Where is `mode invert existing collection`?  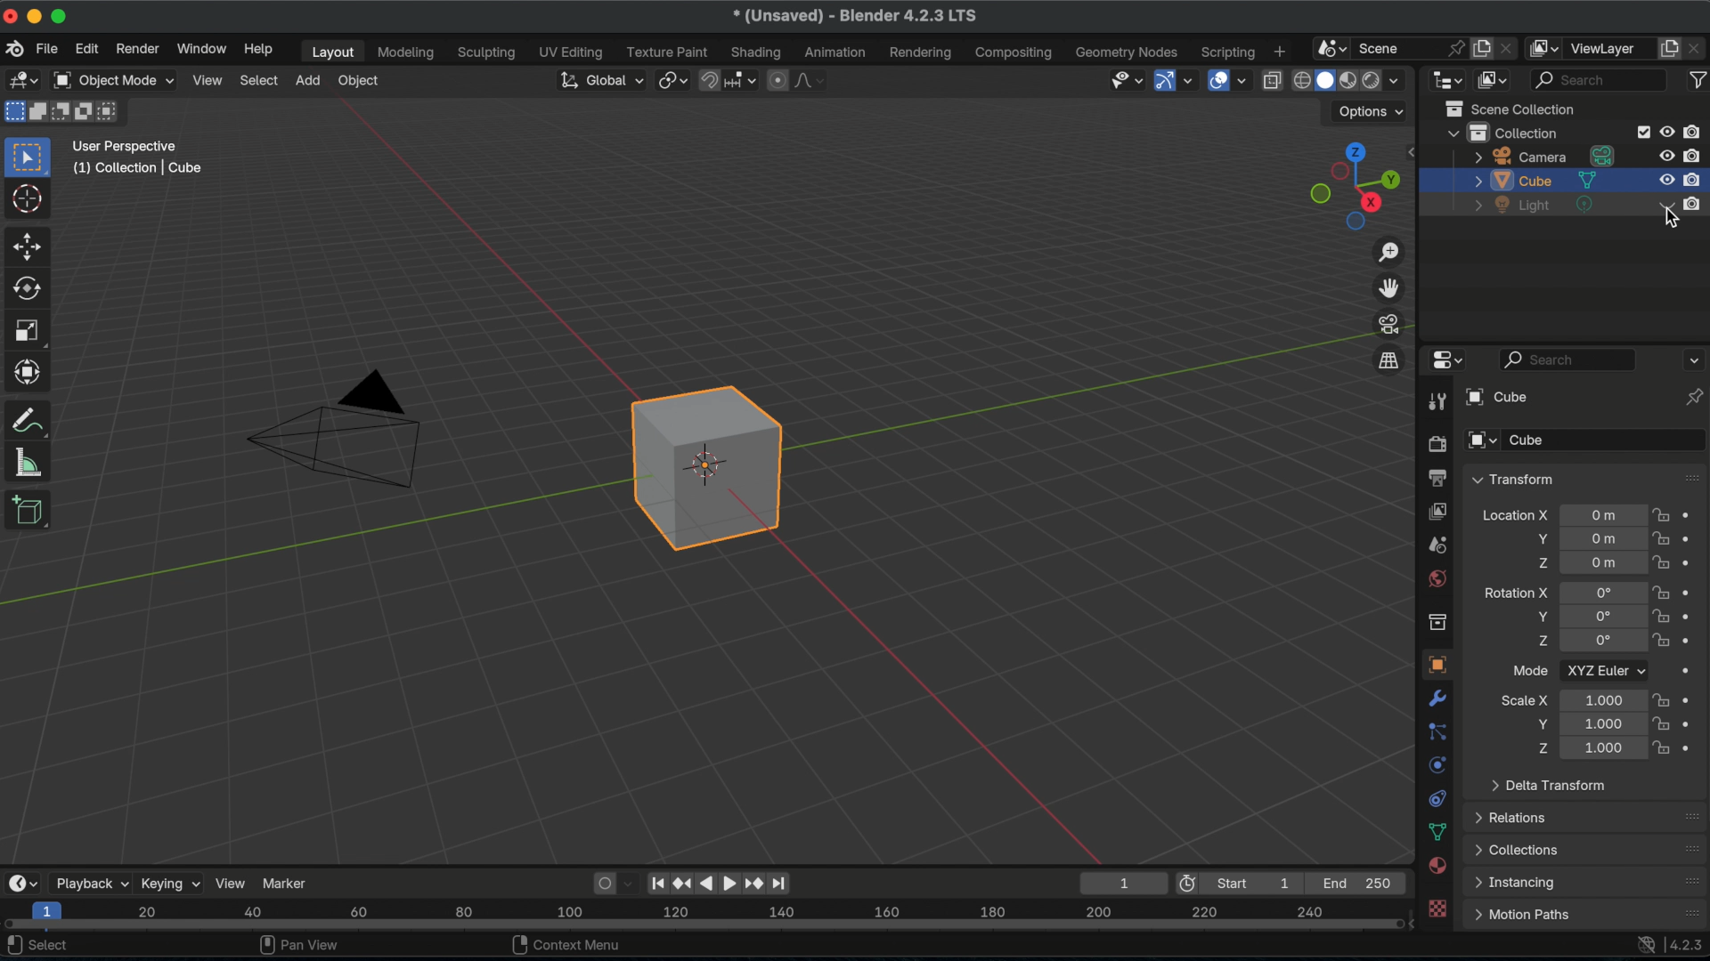 mode invert existing collection is located at coordinates (87, 112).